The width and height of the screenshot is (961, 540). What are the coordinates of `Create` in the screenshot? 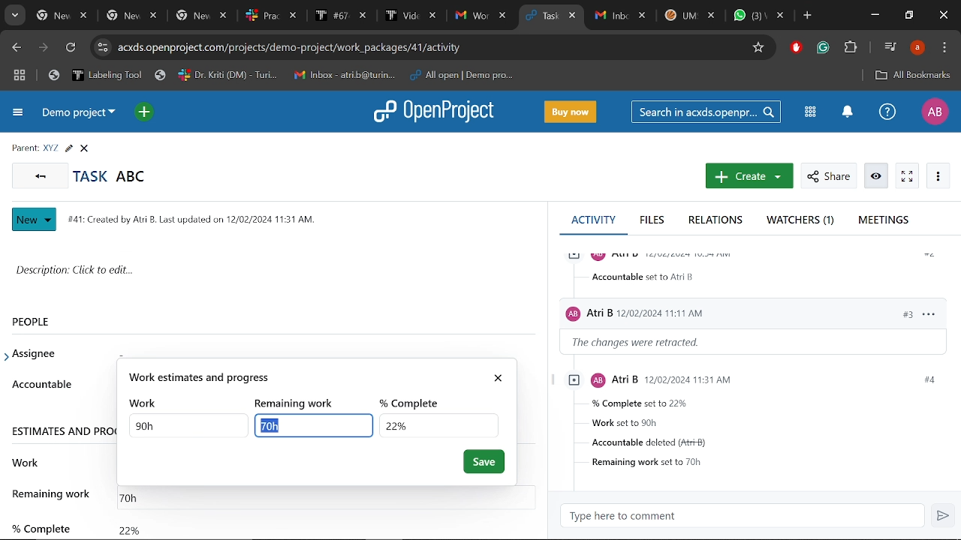 It's located at (747, 177).